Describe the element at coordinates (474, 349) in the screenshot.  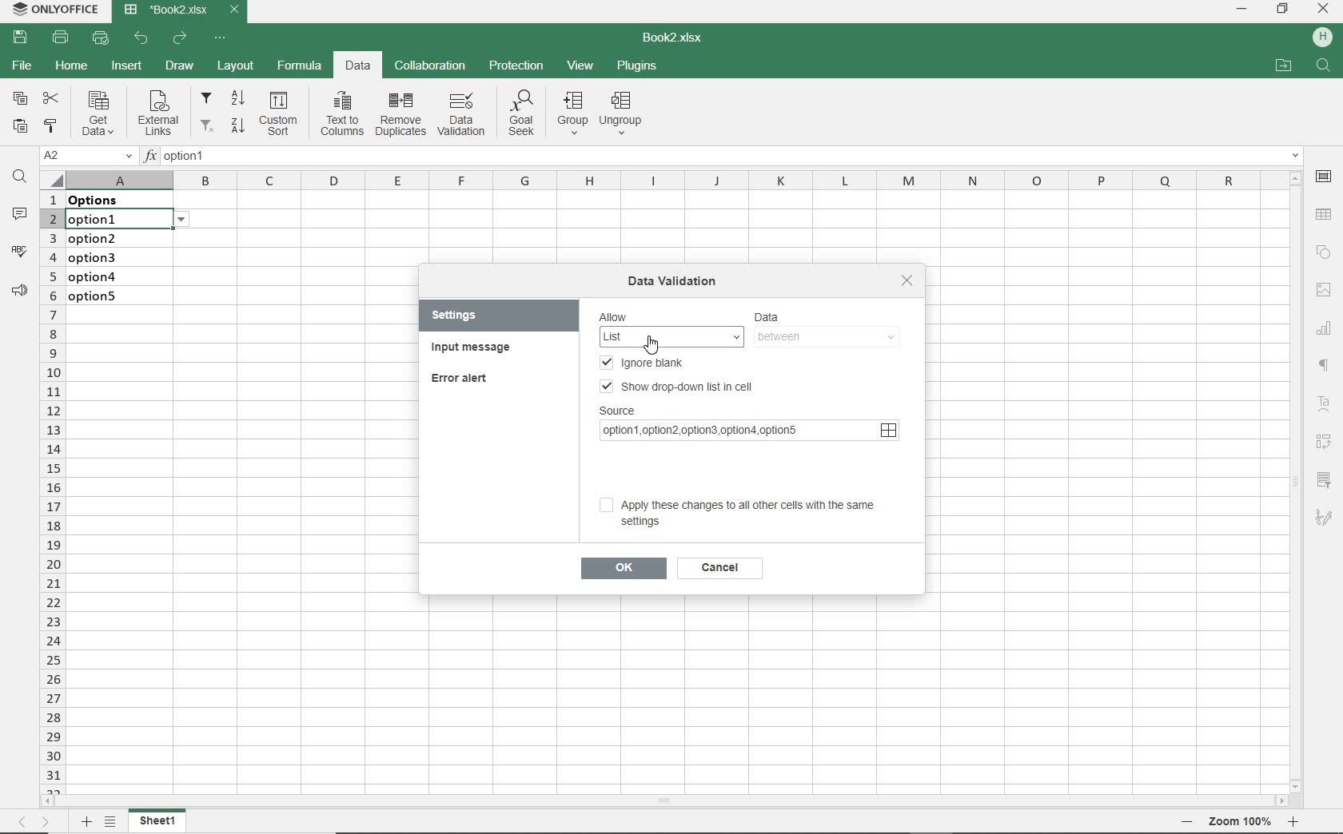
I see `INPUT MESSAGE` at that location.